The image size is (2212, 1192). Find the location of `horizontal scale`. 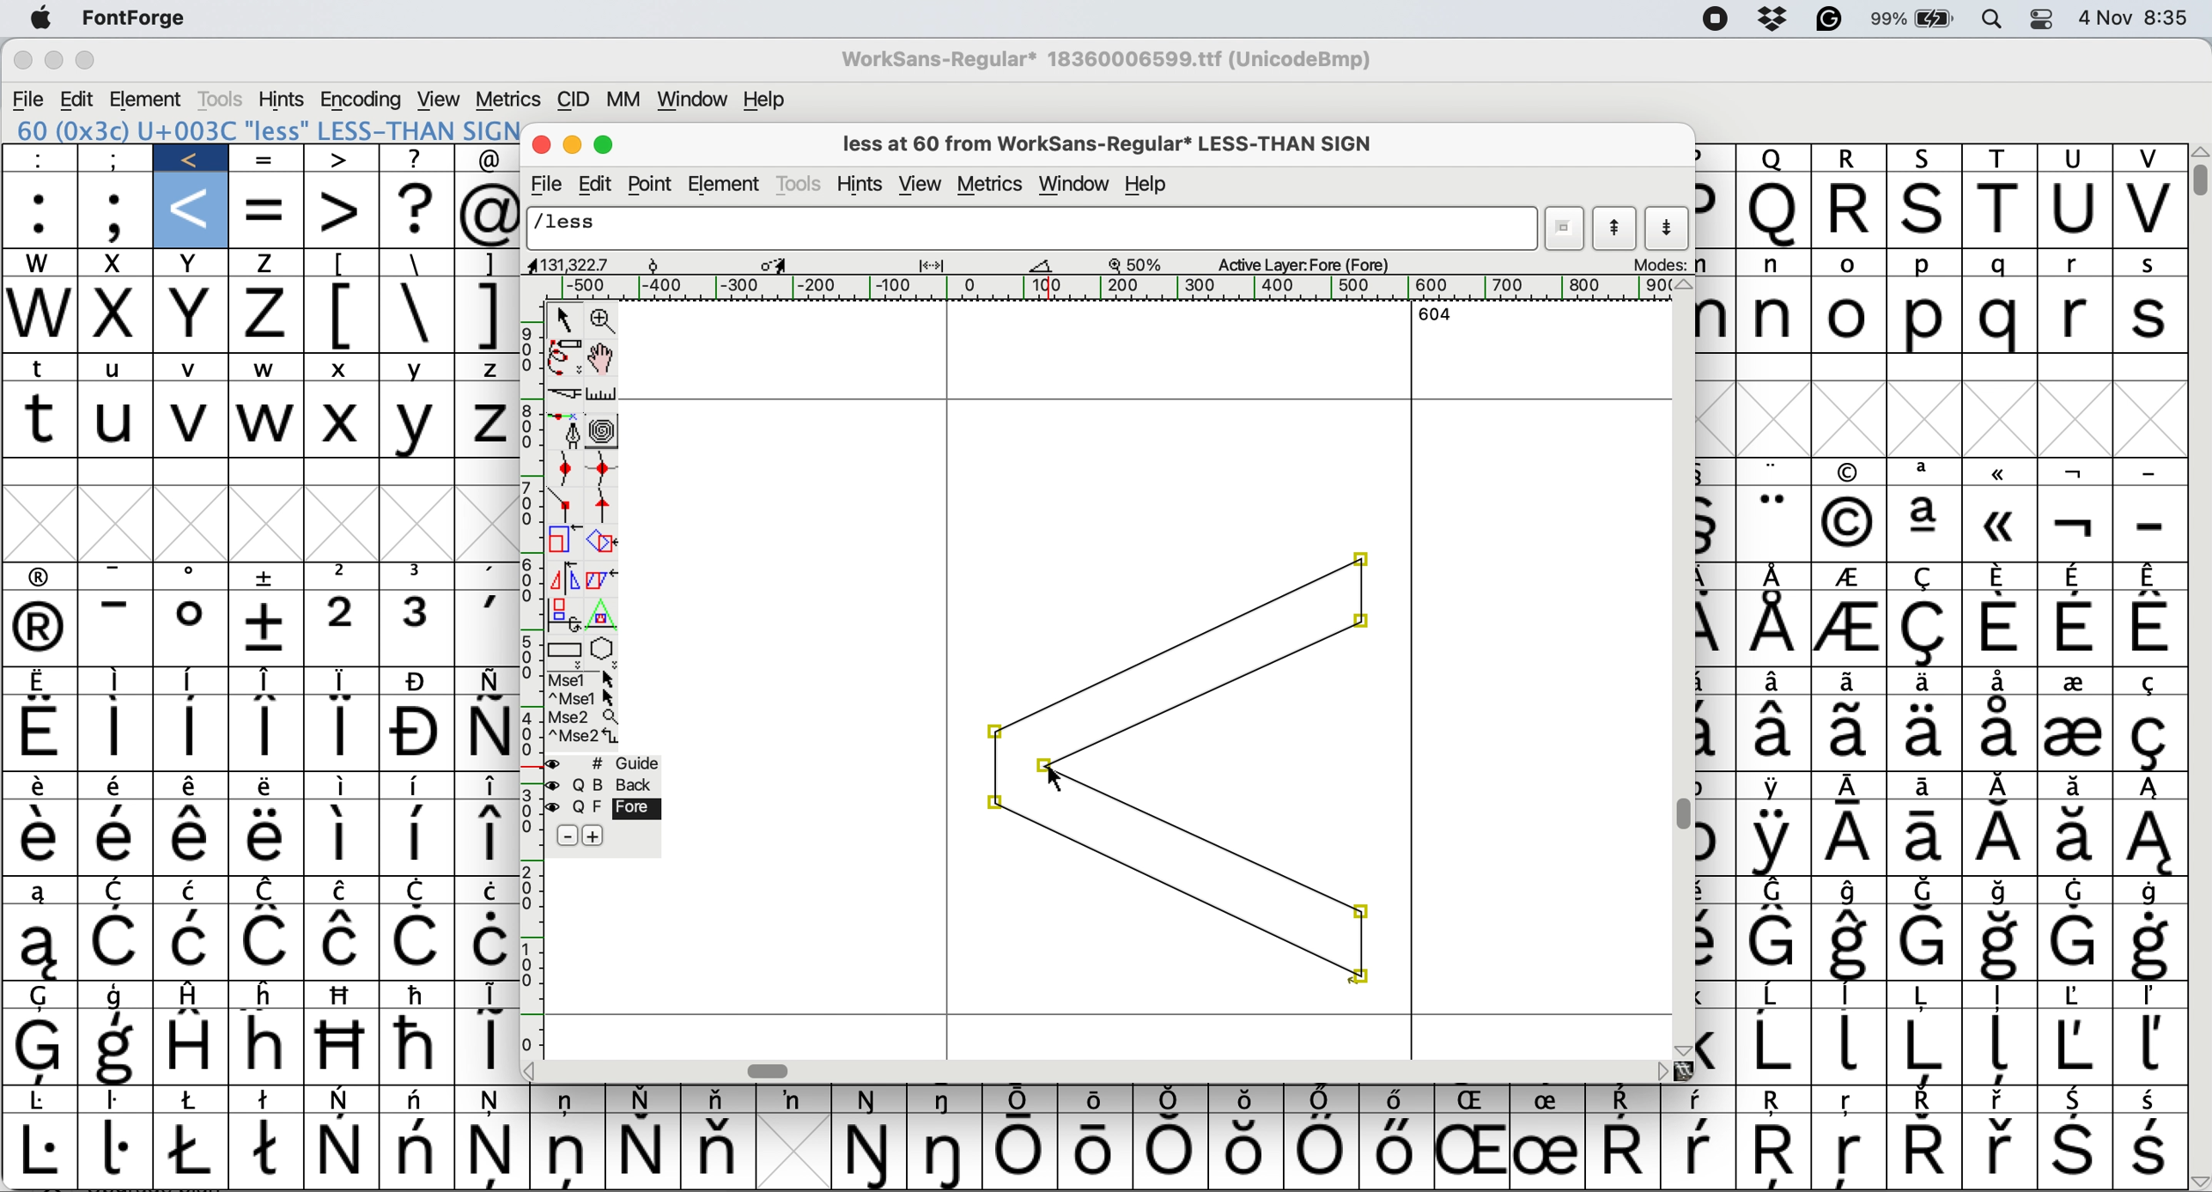

horizontal scale is located at coordinates (1097, 291).